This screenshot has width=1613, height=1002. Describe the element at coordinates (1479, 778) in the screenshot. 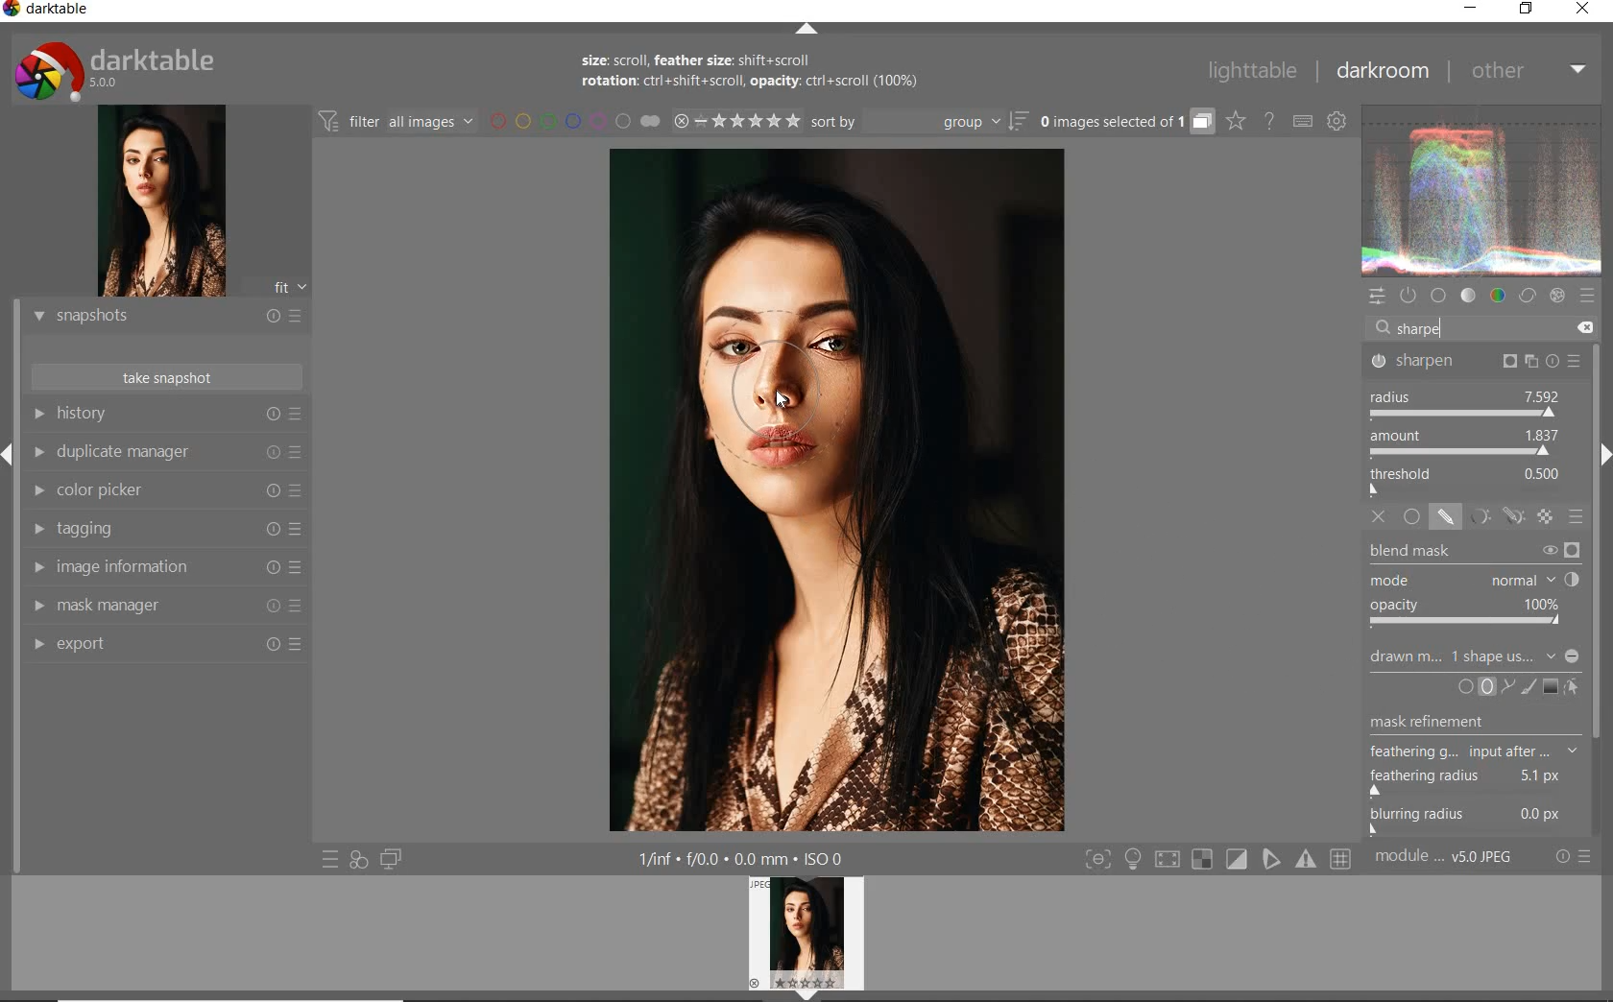

I see `FEATHERING RADIUS` at that location.